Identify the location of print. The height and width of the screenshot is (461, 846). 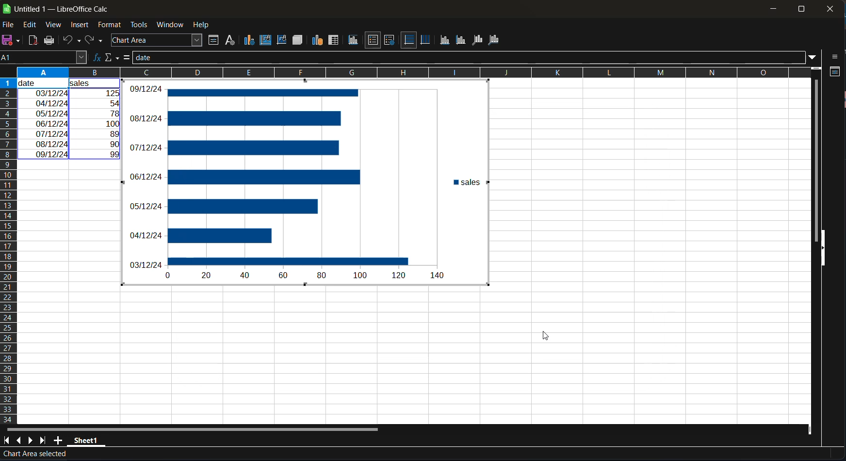
(53, 41).